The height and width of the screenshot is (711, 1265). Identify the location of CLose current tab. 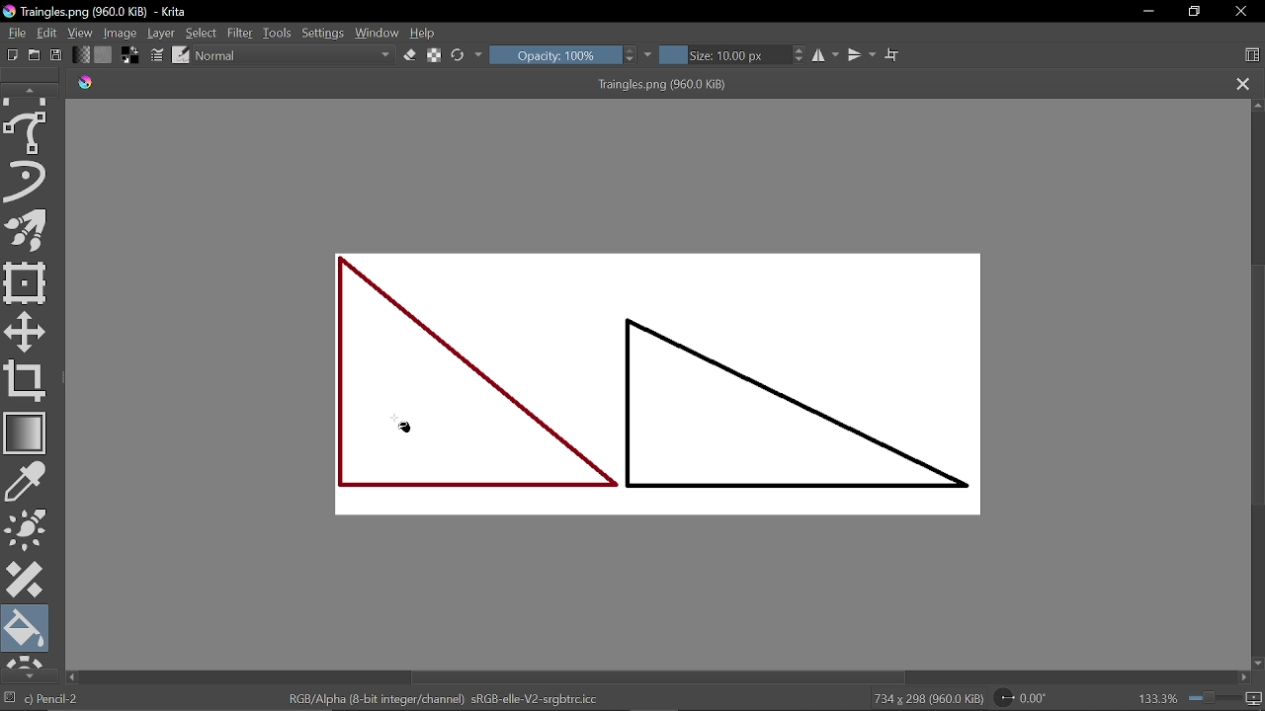
(1243, 85).